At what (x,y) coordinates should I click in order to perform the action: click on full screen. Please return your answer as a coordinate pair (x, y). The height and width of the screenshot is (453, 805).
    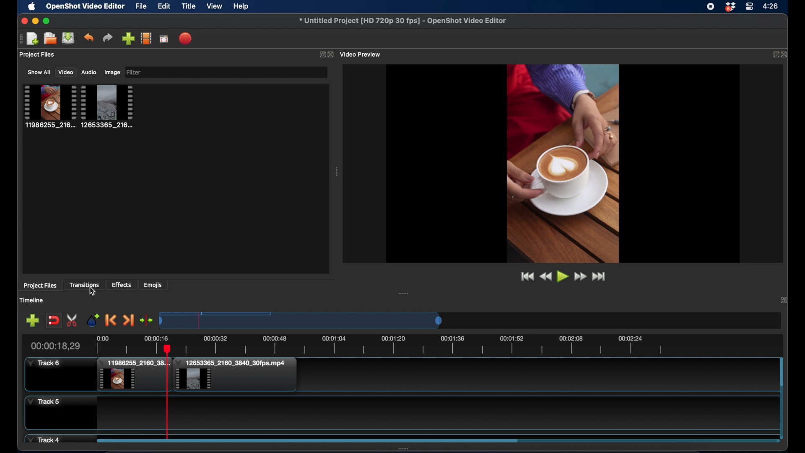
    Looking at the image, I should click on (164, 38).